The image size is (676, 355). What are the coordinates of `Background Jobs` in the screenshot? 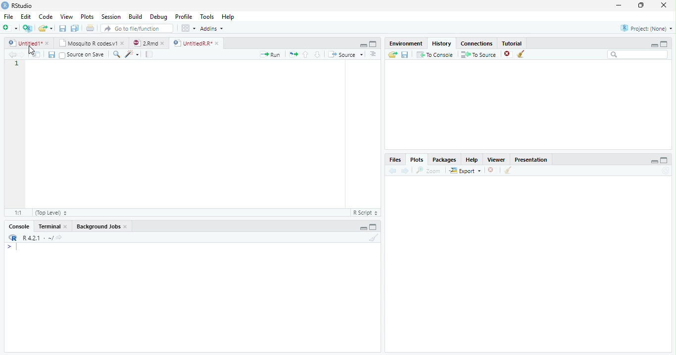 It's located at (98, 226).